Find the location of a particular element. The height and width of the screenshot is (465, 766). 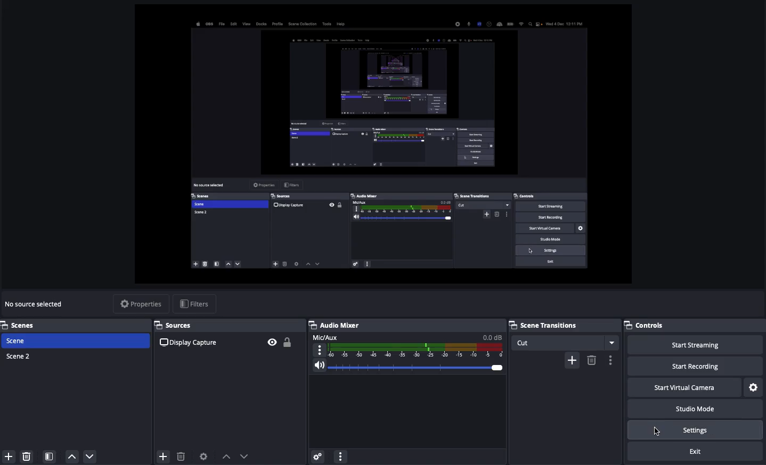

Visible is located at coordinates (273, 343).